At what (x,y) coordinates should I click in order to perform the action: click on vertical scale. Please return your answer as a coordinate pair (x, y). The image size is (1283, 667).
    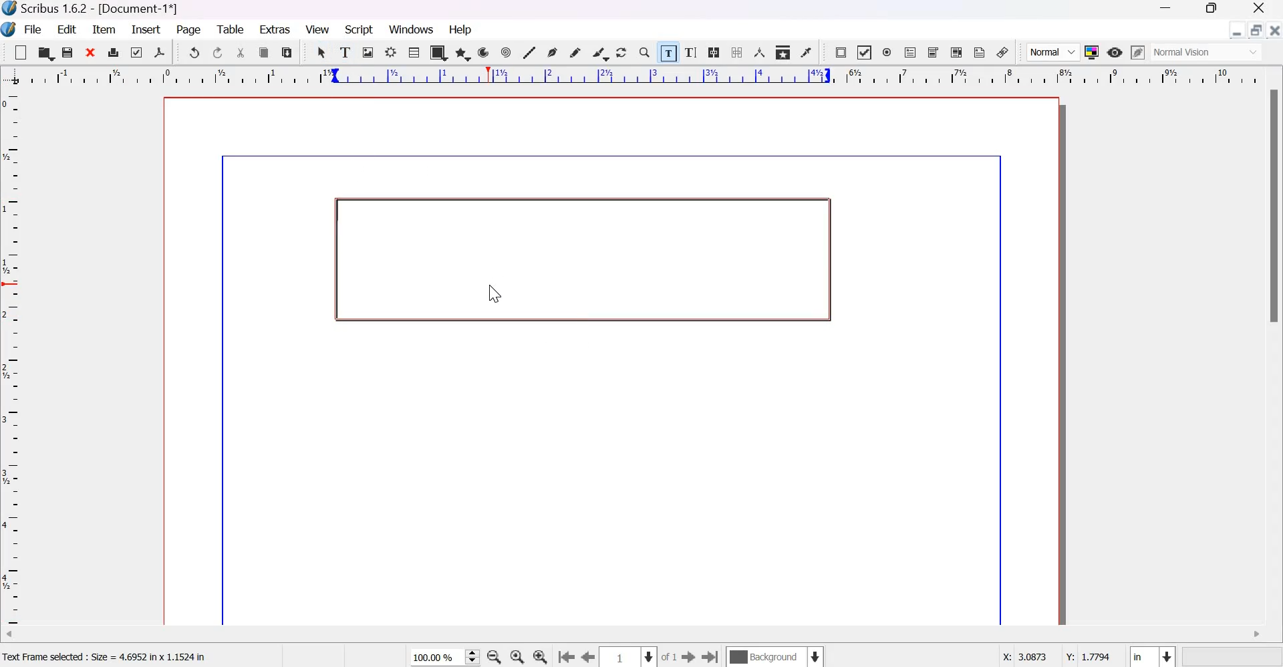
    Looking at the image, I should click on (15, 359).